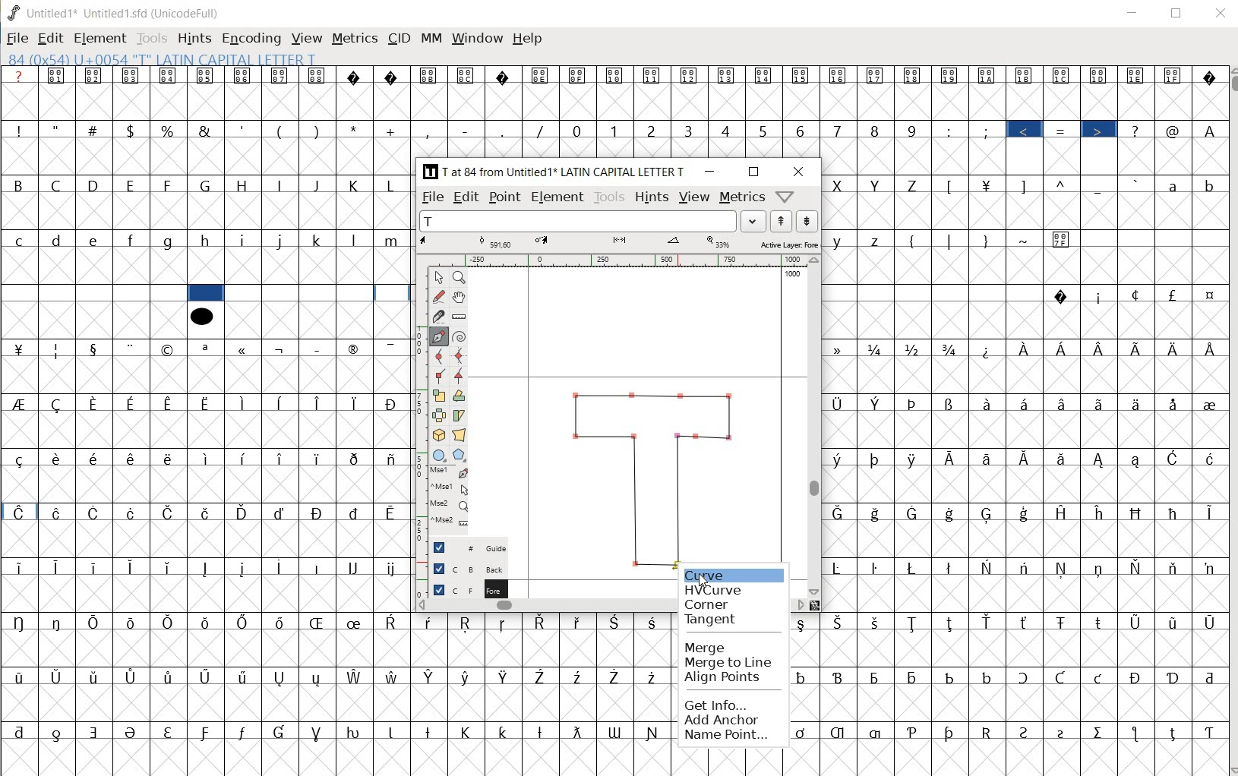  What do you see at coordinates (727, 677) in the screenshot?
I see `align points` at bounding box center [727, 677].